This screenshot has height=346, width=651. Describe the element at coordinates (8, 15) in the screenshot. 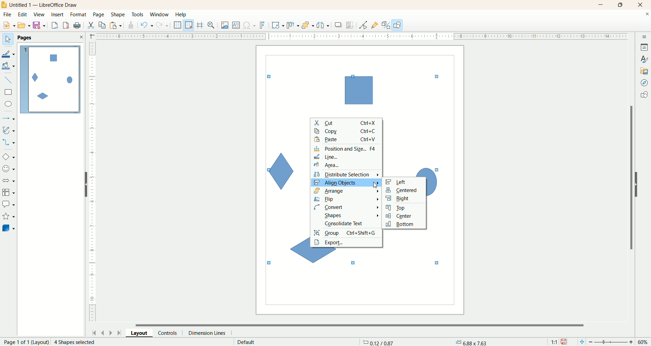

I see `file` at that location.